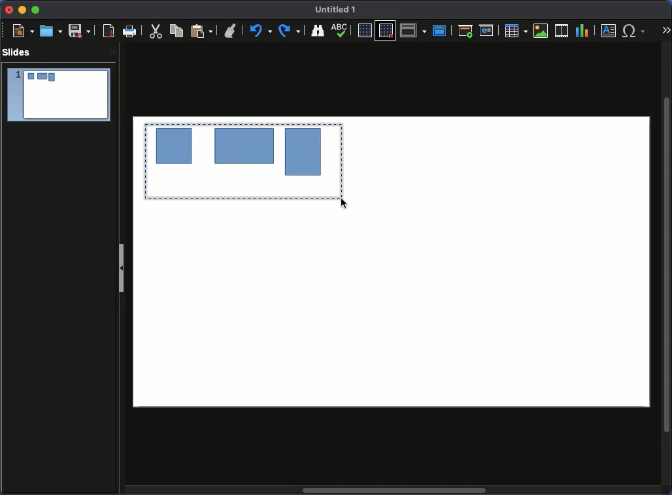  I want to click on Finder, so click(318, 31).